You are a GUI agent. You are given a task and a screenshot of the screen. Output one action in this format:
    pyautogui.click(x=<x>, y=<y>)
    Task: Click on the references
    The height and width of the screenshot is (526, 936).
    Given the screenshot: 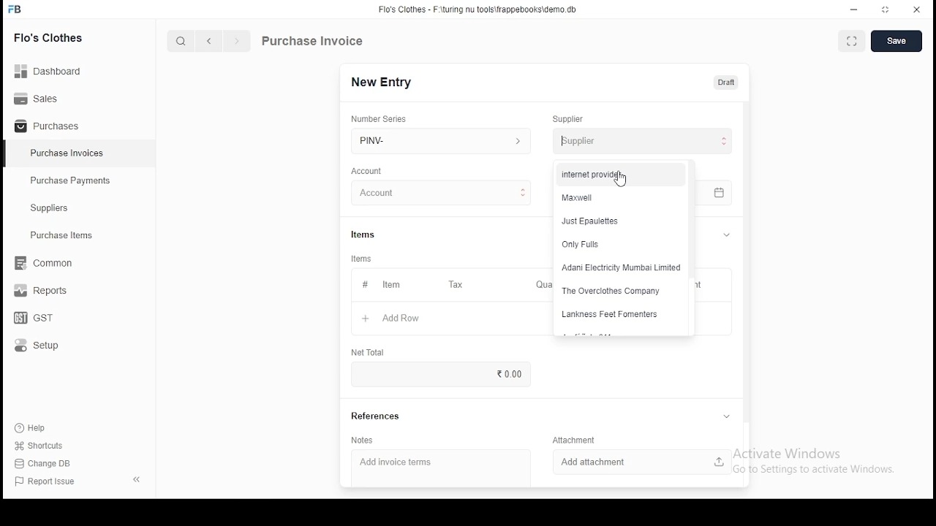 What is the action you would take?
    pyautogui.click(x=377, y=416)
    